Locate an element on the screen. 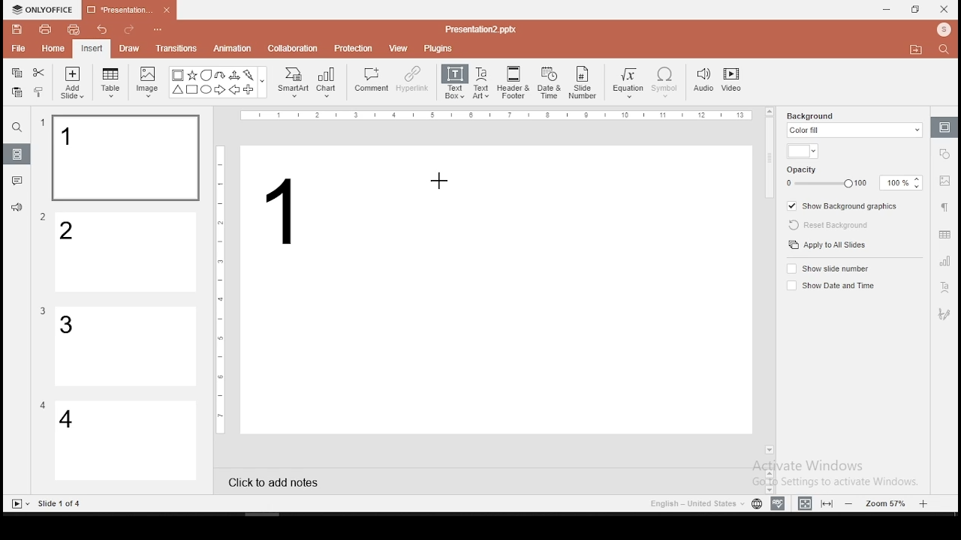  reset background is located at coordinates (827, 226).